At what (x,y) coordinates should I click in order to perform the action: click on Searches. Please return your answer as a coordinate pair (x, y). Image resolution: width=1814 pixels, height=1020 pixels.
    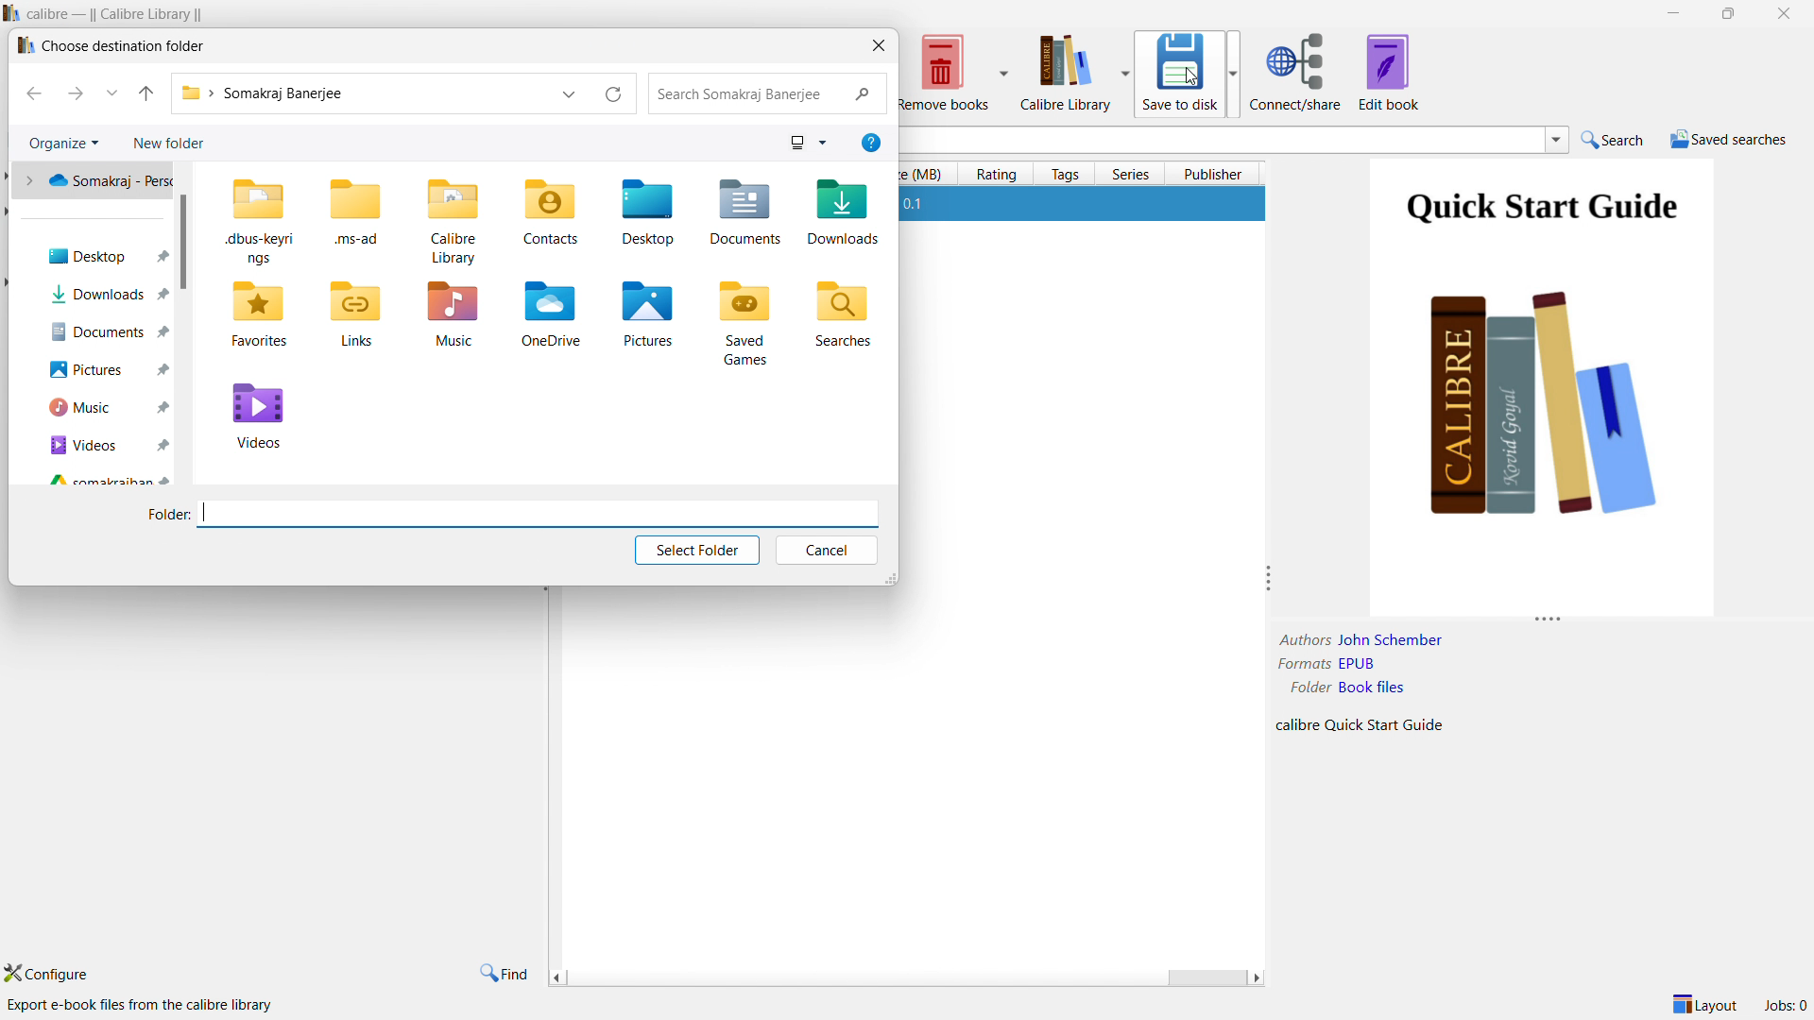
    Looking at the image, I should click on (844, 316).